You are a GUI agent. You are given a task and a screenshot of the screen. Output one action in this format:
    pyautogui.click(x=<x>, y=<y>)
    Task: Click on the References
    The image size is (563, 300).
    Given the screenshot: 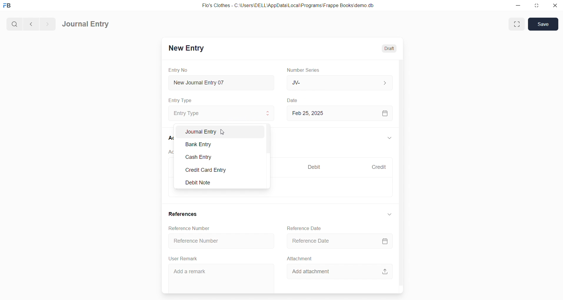 What is the action you would take?
    pyautogui.click(x=184, y=215)
    